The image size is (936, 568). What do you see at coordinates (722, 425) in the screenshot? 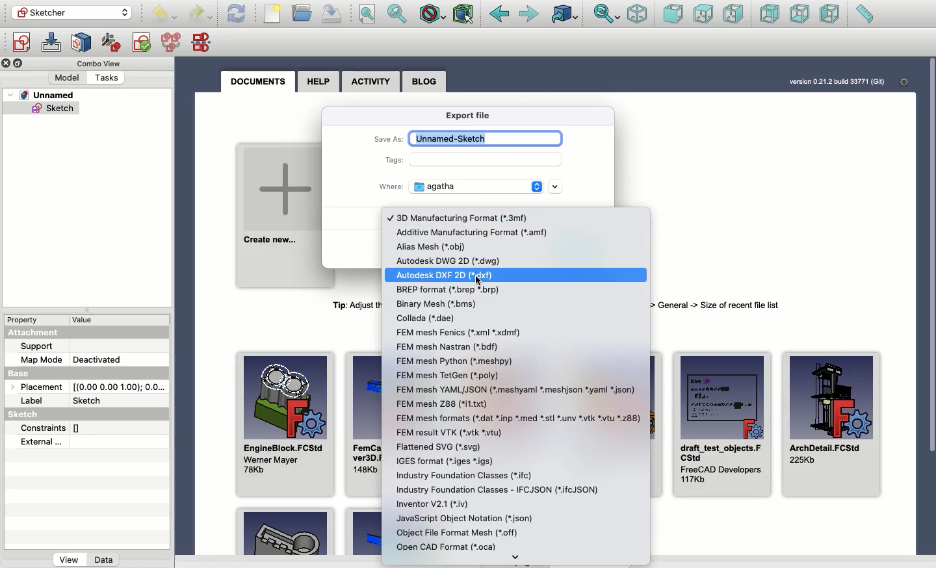
I see `draft_test_objects.FCStd FreeCAD Developers 117Kb` at bounding box center [722, 425].